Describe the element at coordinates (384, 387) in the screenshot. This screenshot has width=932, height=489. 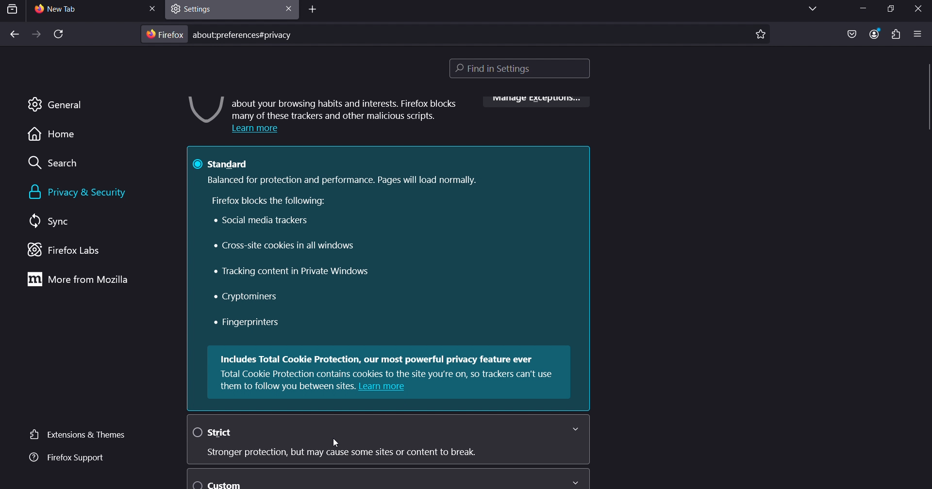
I see `Learn more` at that location.